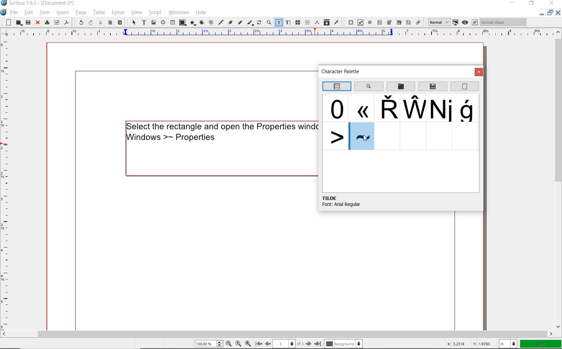 The width and height of the screenshot is (562, 349). I want to click on table, so click(172, 23).